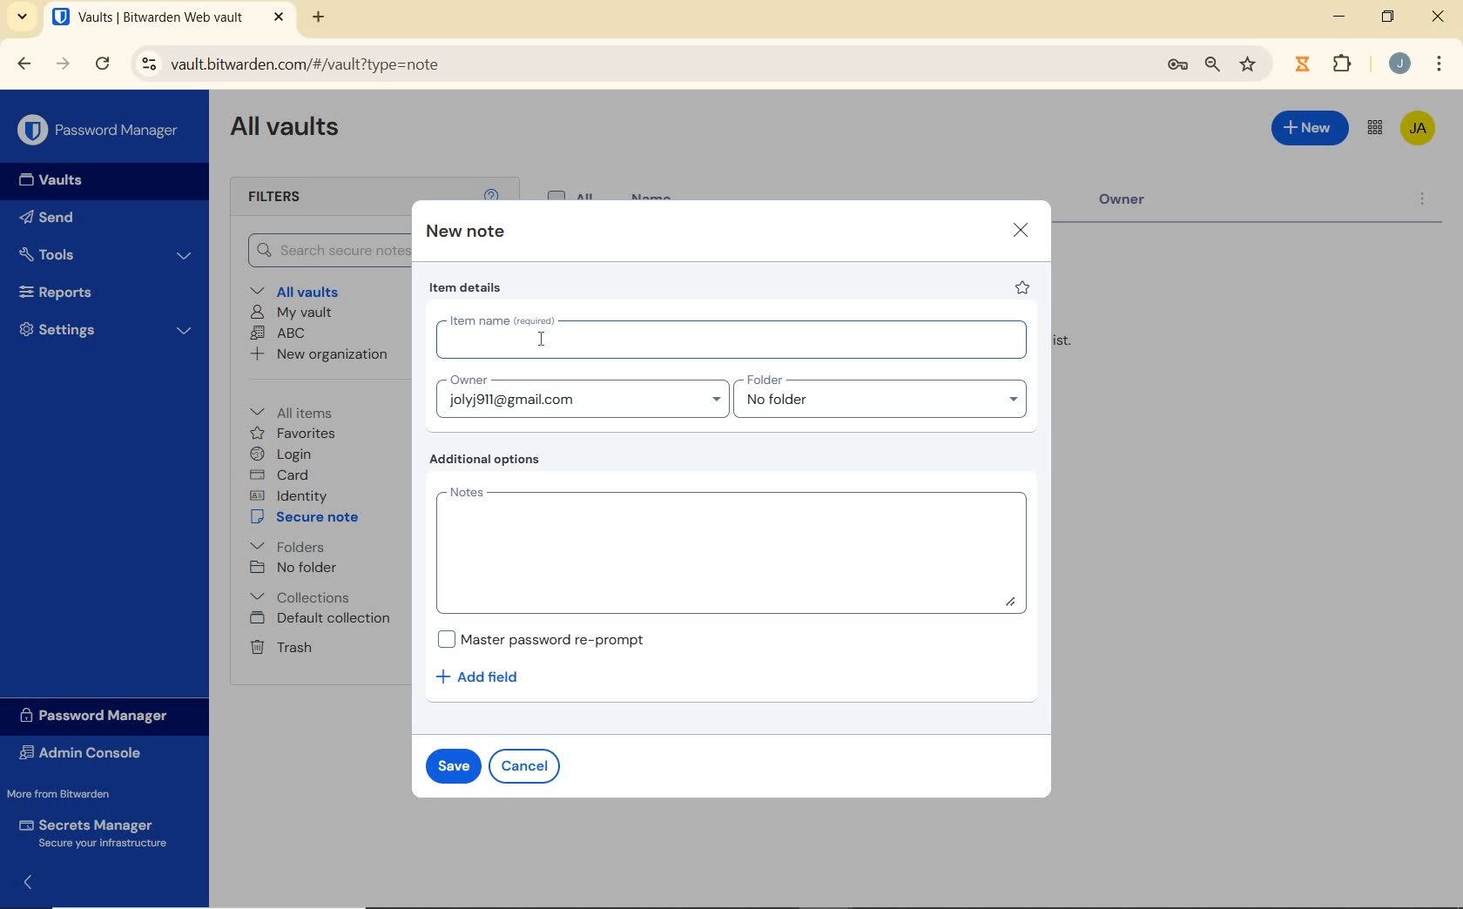 Image resolution: width=1463 pixels, height=909 pixels. What do you see at coordinates (544, 336) in the screenshot?
I see `Mouse Cursor` at bounding box center [544, 336].